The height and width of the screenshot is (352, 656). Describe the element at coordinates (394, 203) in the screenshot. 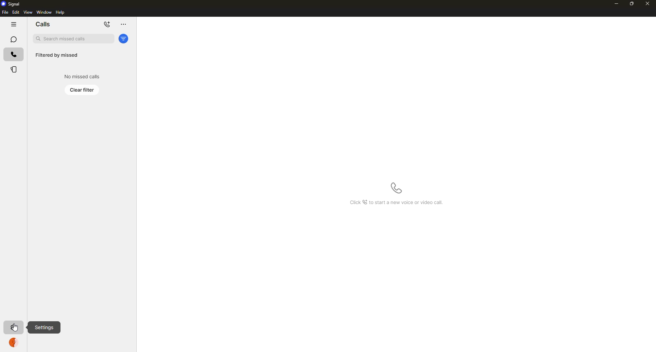

I see `Click to start a new voice or video call` at that location.